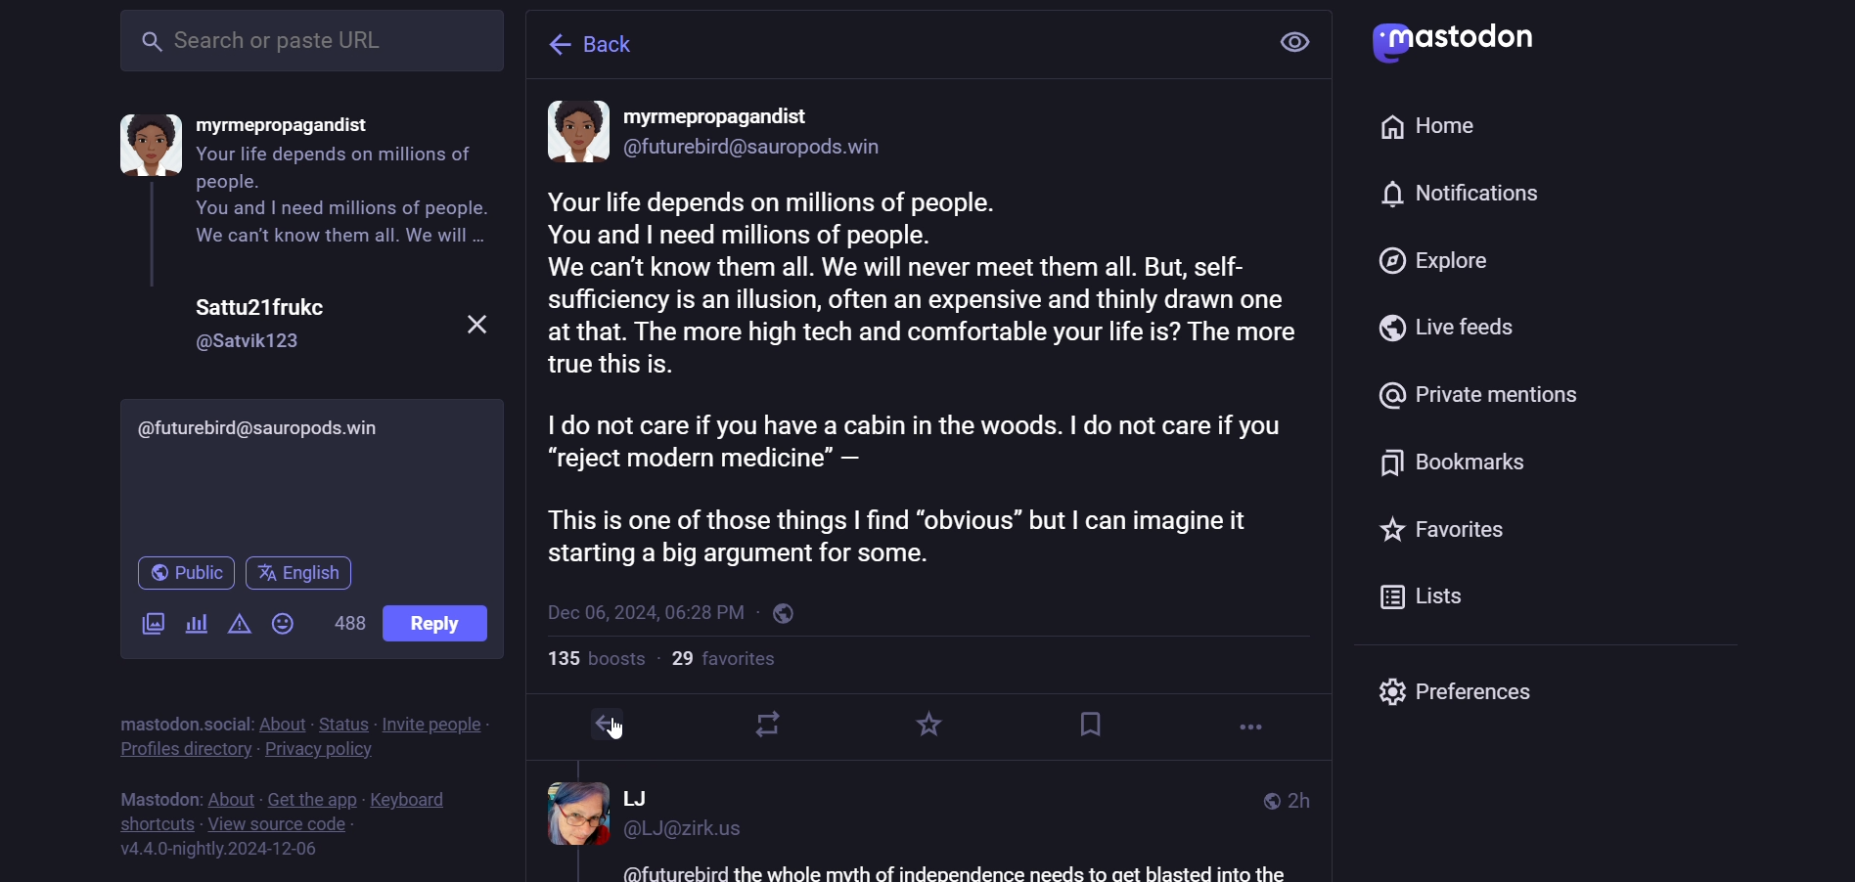 This screenshot has width=1855, height=882. I want to click on text, so click(951, 872).